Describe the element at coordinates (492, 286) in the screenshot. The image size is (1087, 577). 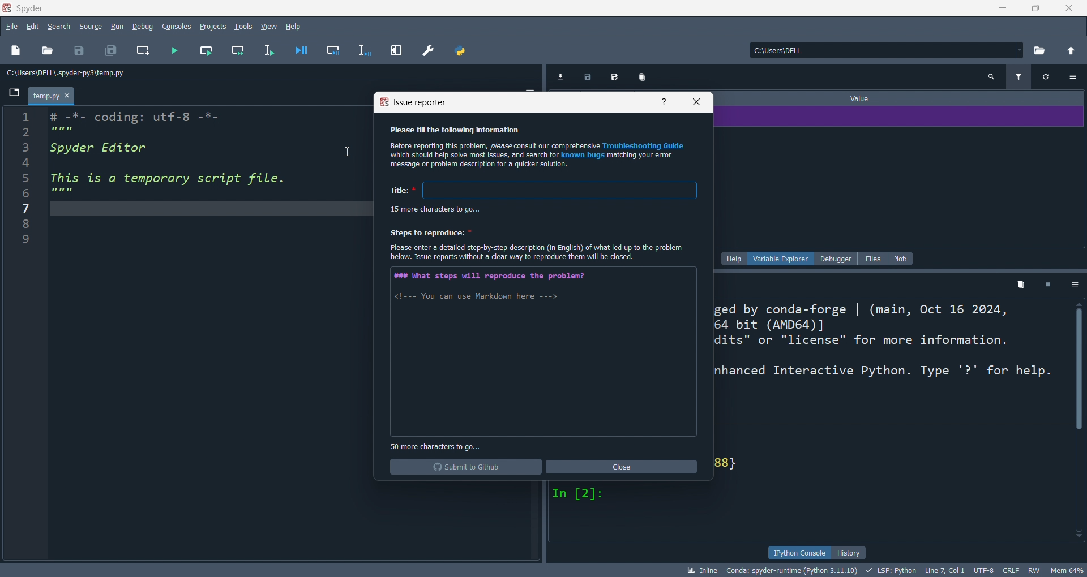
I see `##% What steps will reproduce the problem?
<1--- You can use Markdown here --->` at that location.